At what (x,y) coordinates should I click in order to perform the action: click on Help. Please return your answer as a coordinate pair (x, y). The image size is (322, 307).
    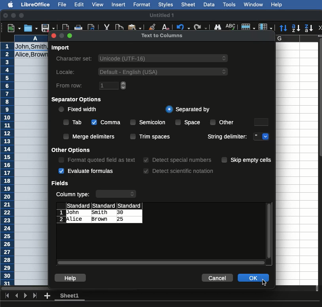
    Looking at the image, I should click on (277, 4).